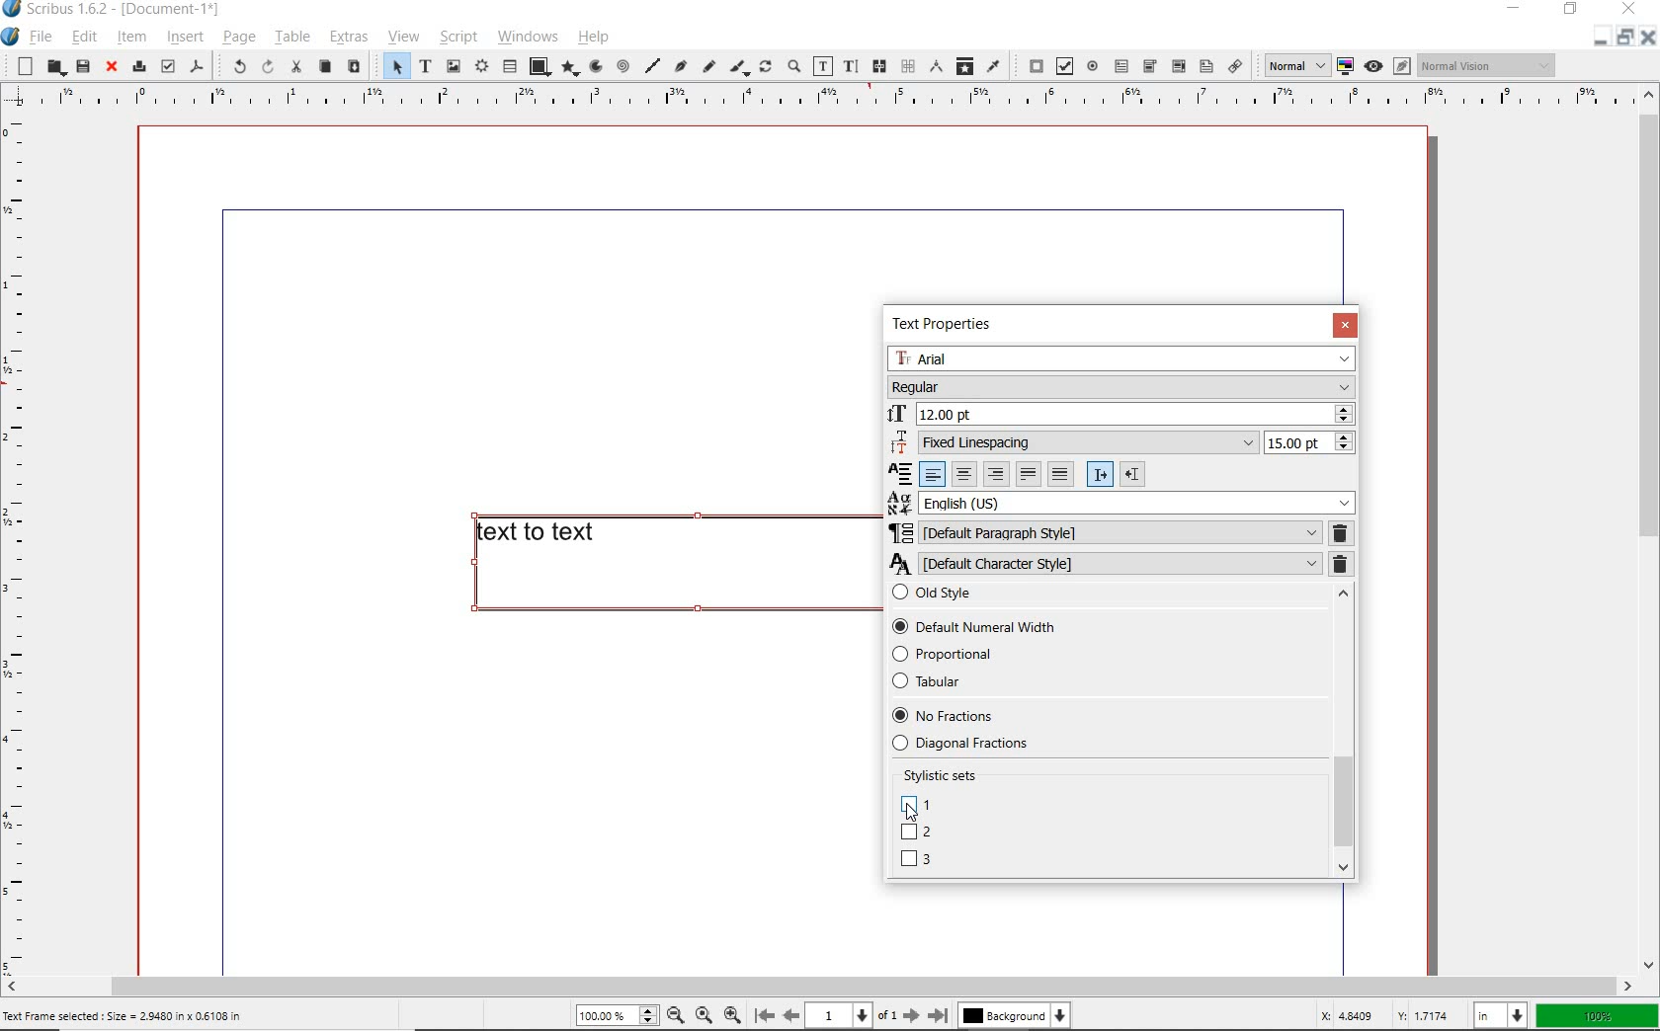 Image resolution: width=1660 pixels, height=1031 pixels. Describe the element at coordinates (766, 68) in the screenshot. I see `rotate item` at that location.